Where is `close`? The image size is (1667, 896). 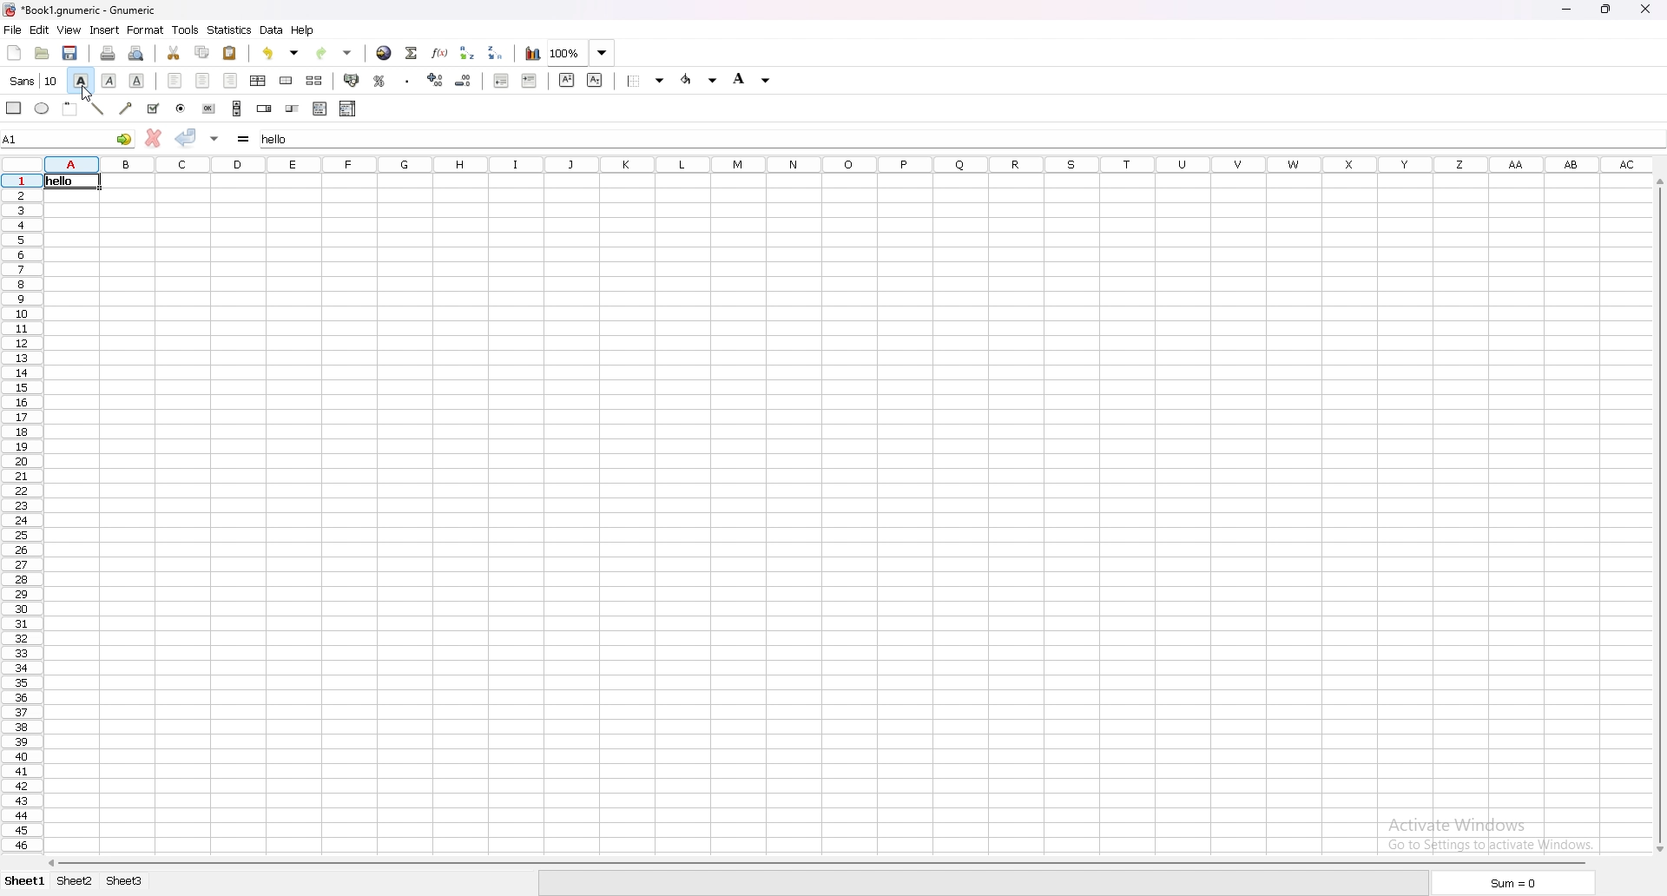
close is located at coordinates (1645, 9).